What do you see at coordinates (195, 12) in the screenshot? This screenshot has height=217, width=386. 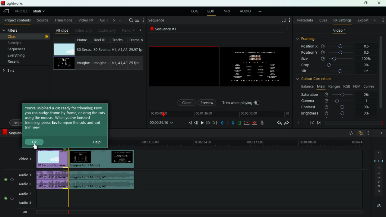 I see `log` at bounding box center [195, 12].